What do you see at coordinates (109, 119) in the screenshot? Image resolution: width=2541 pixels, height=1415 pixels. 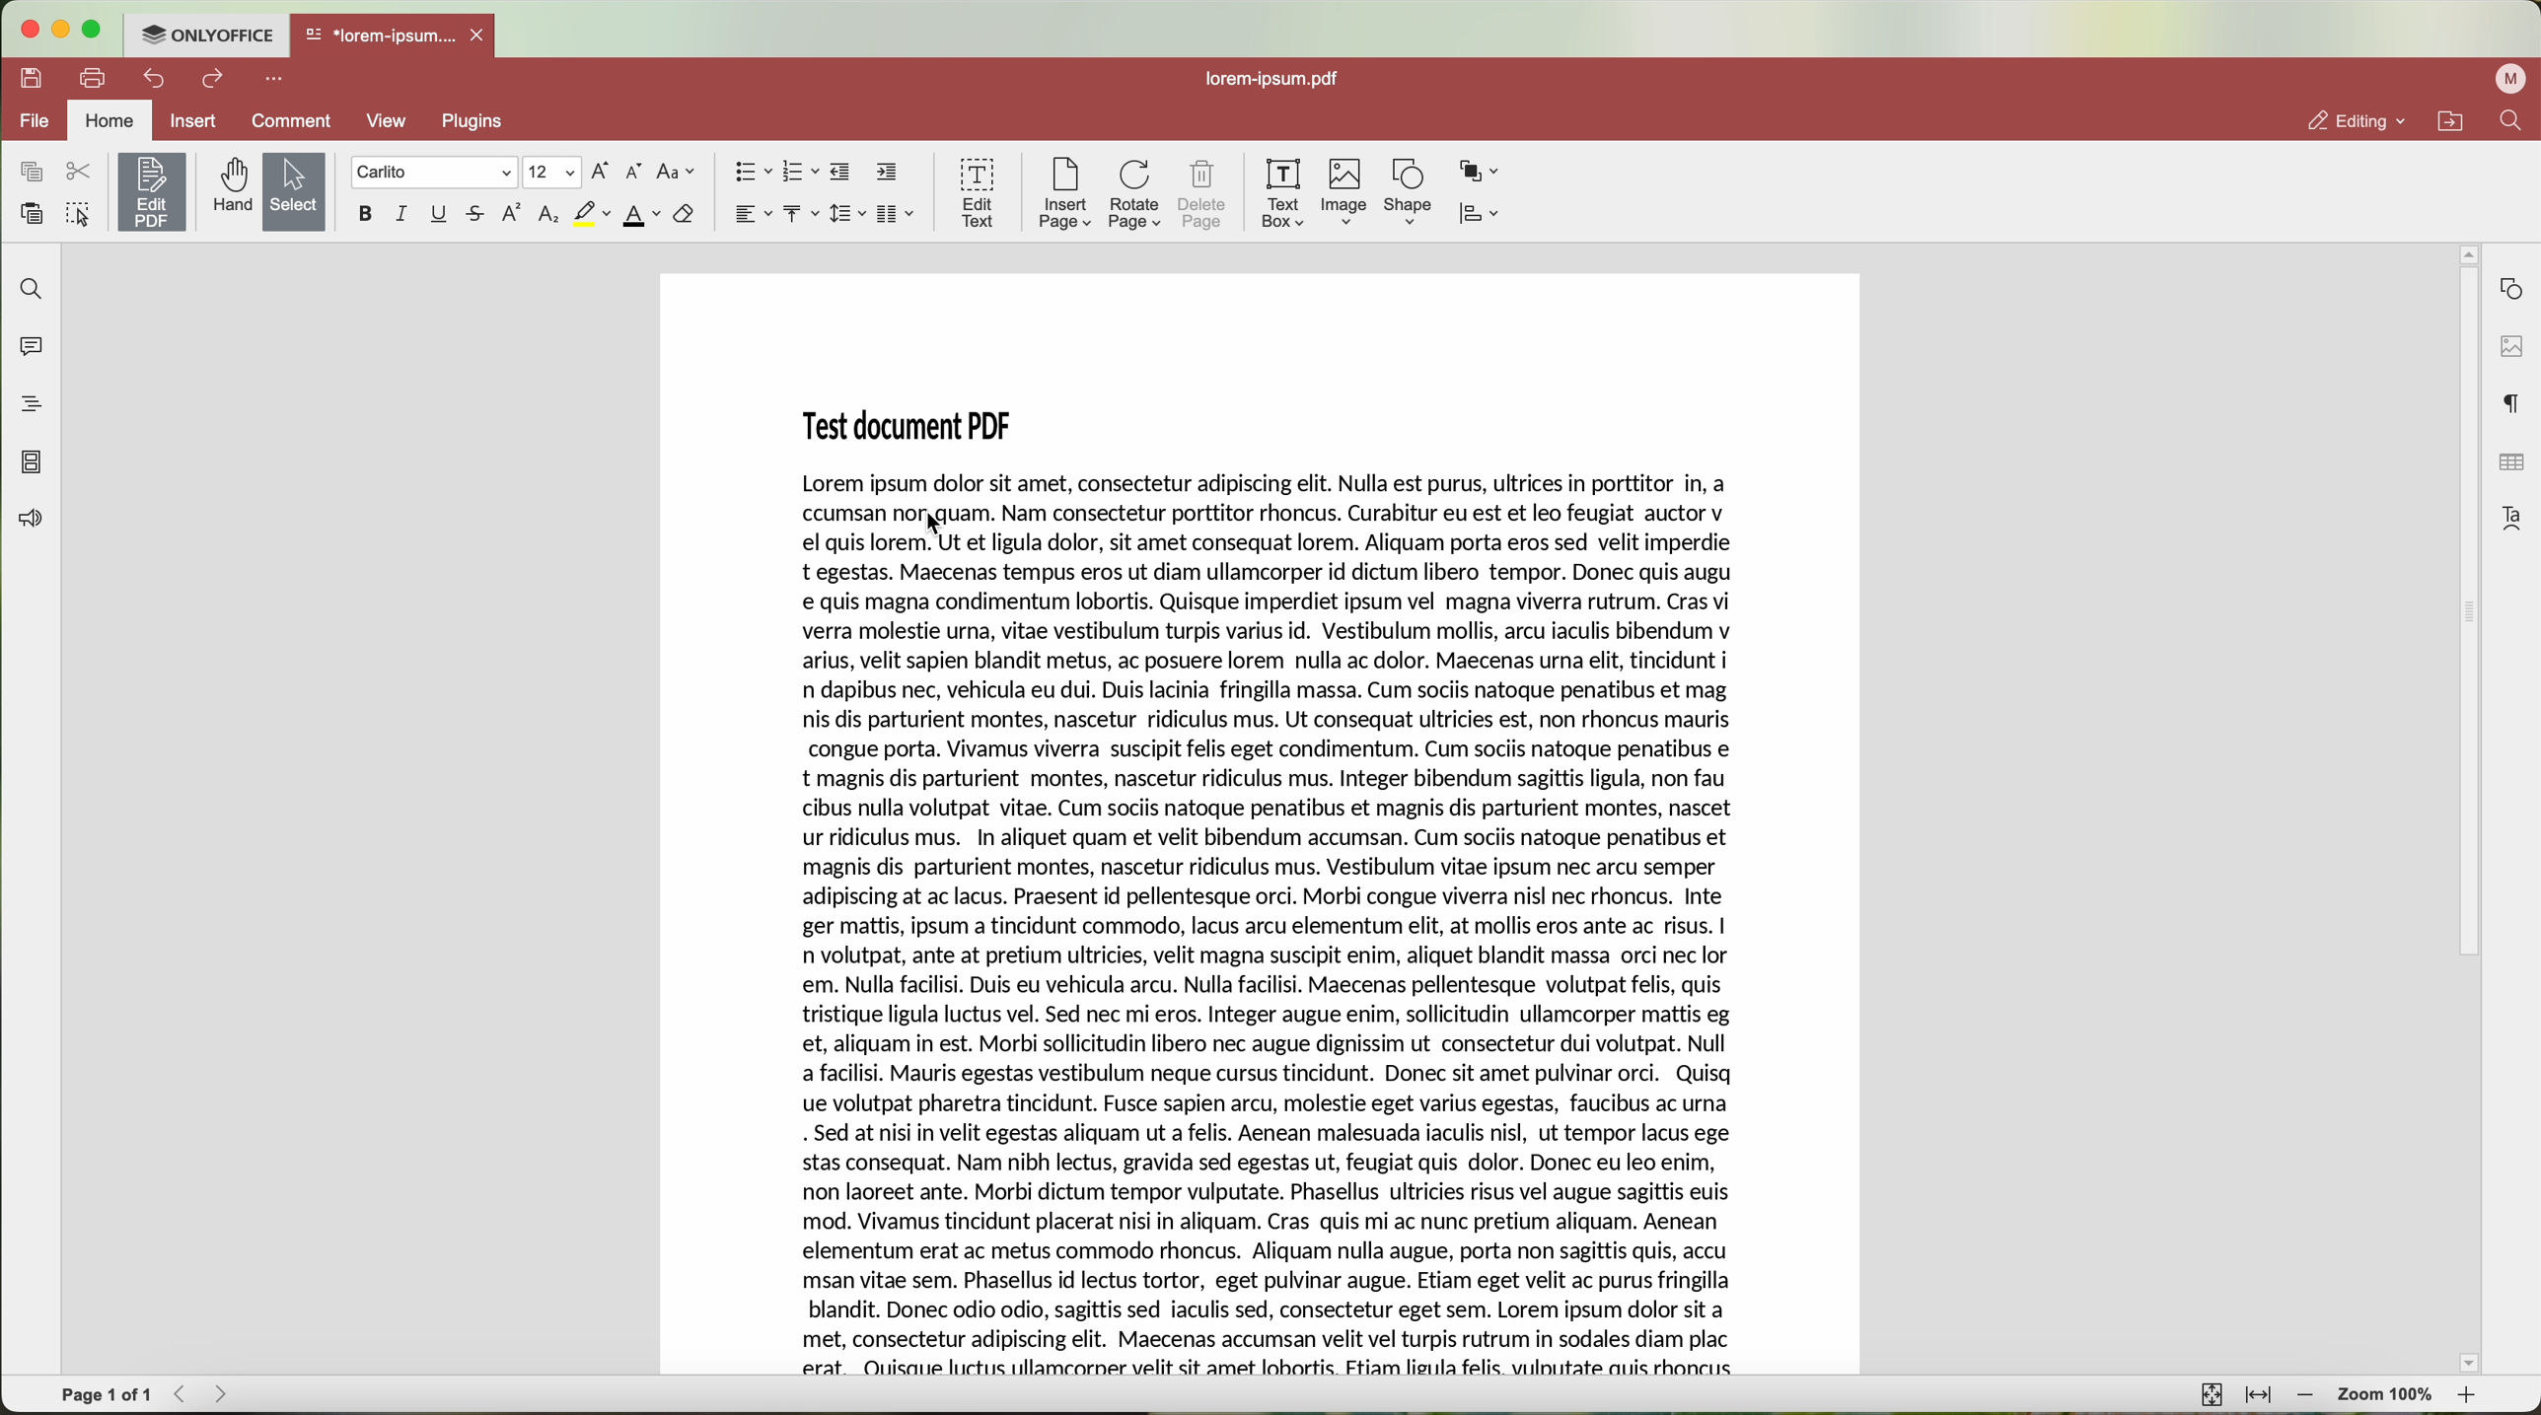 I see `home` at bounding box center [109, 119].